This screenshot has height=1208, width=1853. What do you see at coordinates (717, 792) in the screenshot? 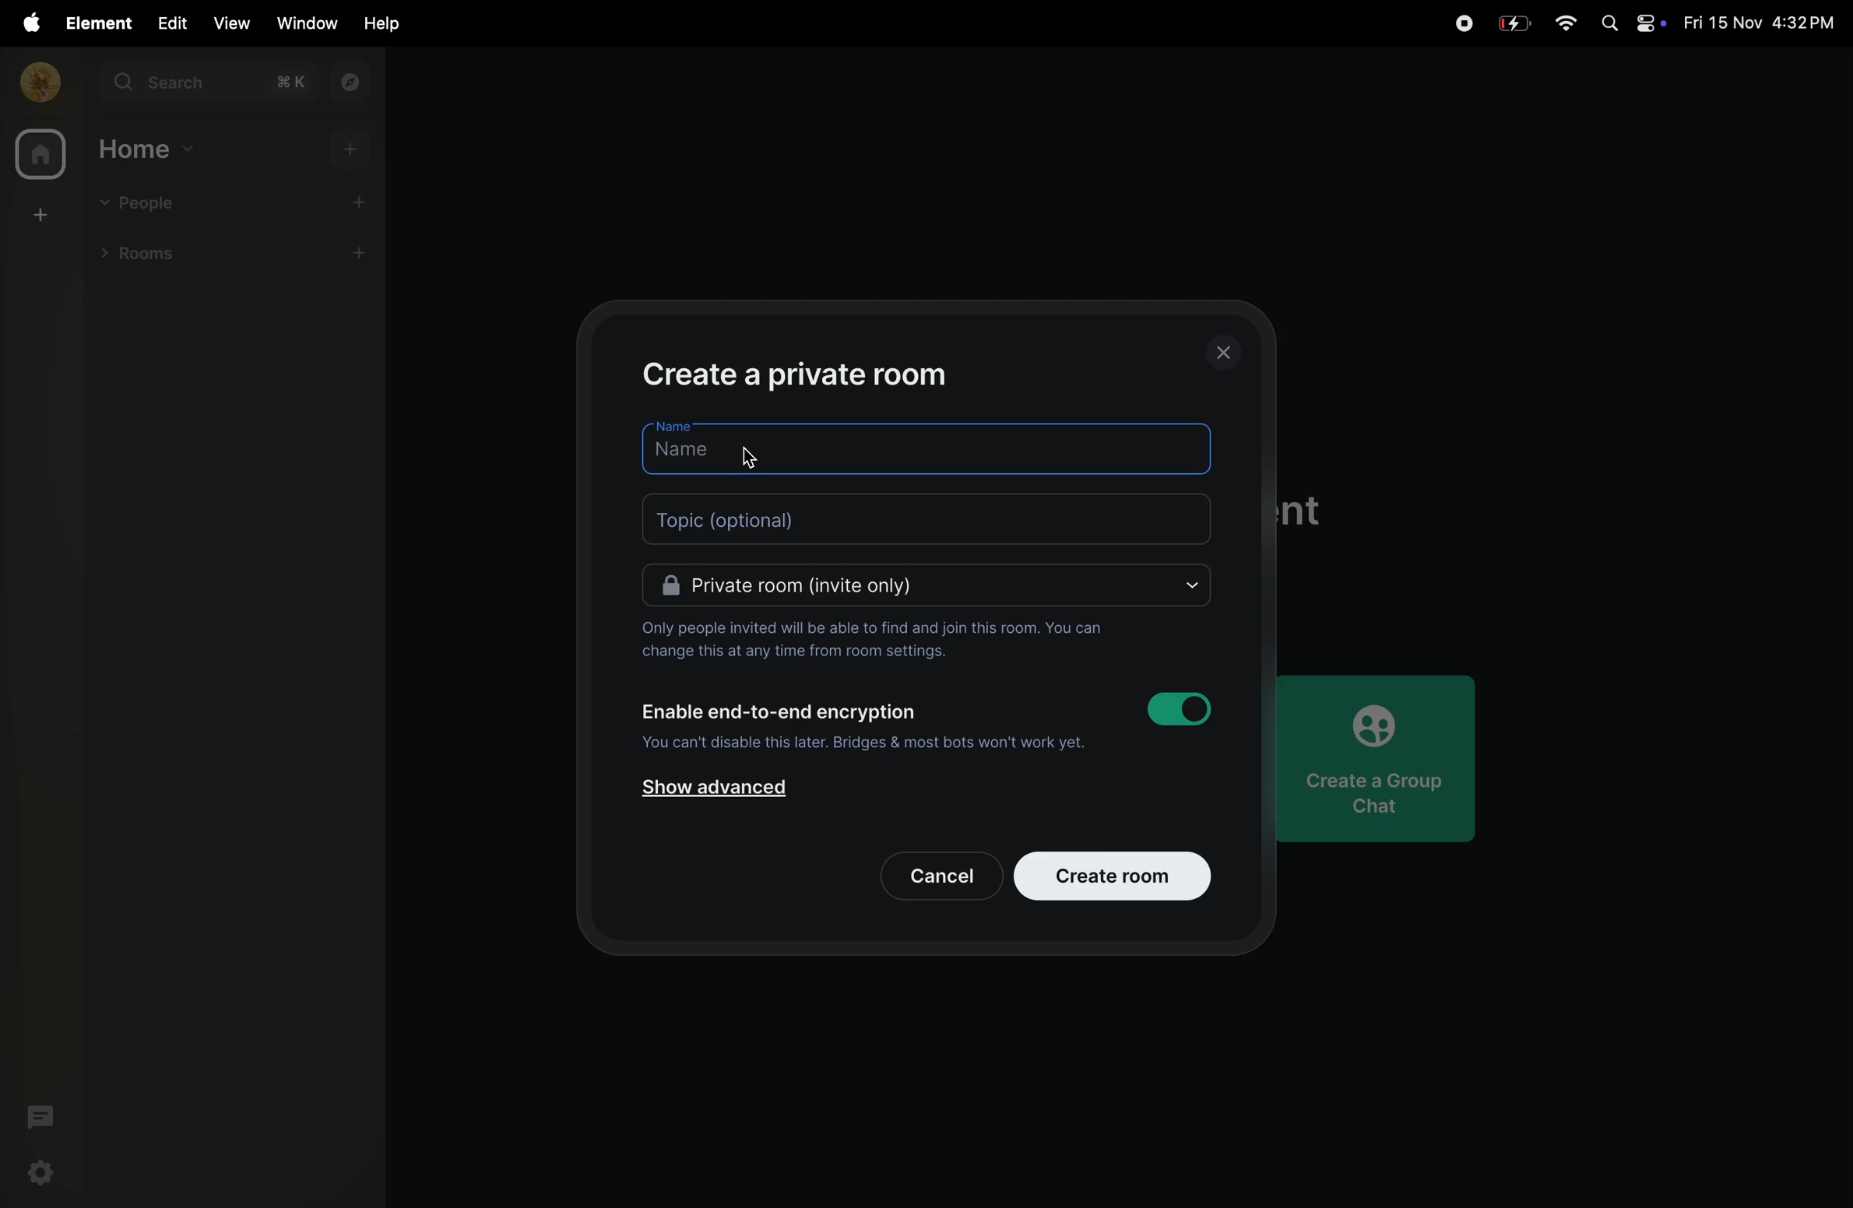
I see `show advanced` at bounding box center [717, 792].